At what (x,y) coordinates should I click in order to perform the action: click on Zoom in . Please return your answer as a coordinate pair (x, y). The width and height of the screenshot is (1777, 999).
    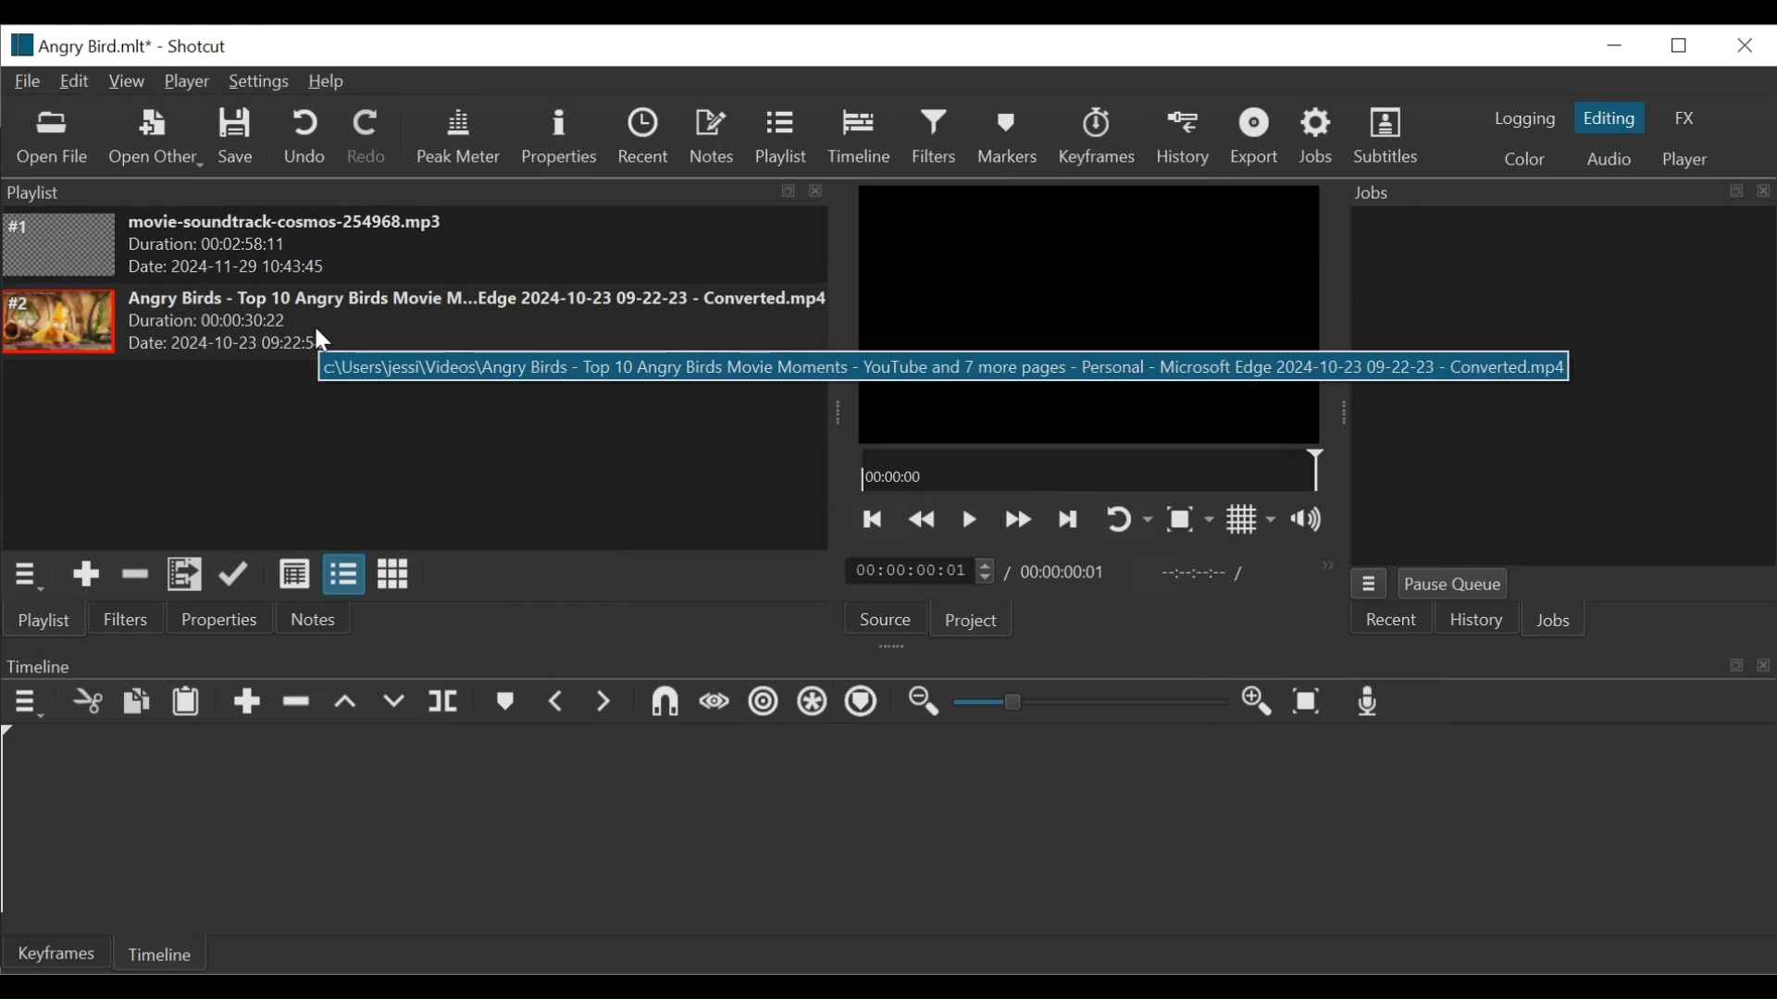
    Looking at the image, I should click on (1263, 702).